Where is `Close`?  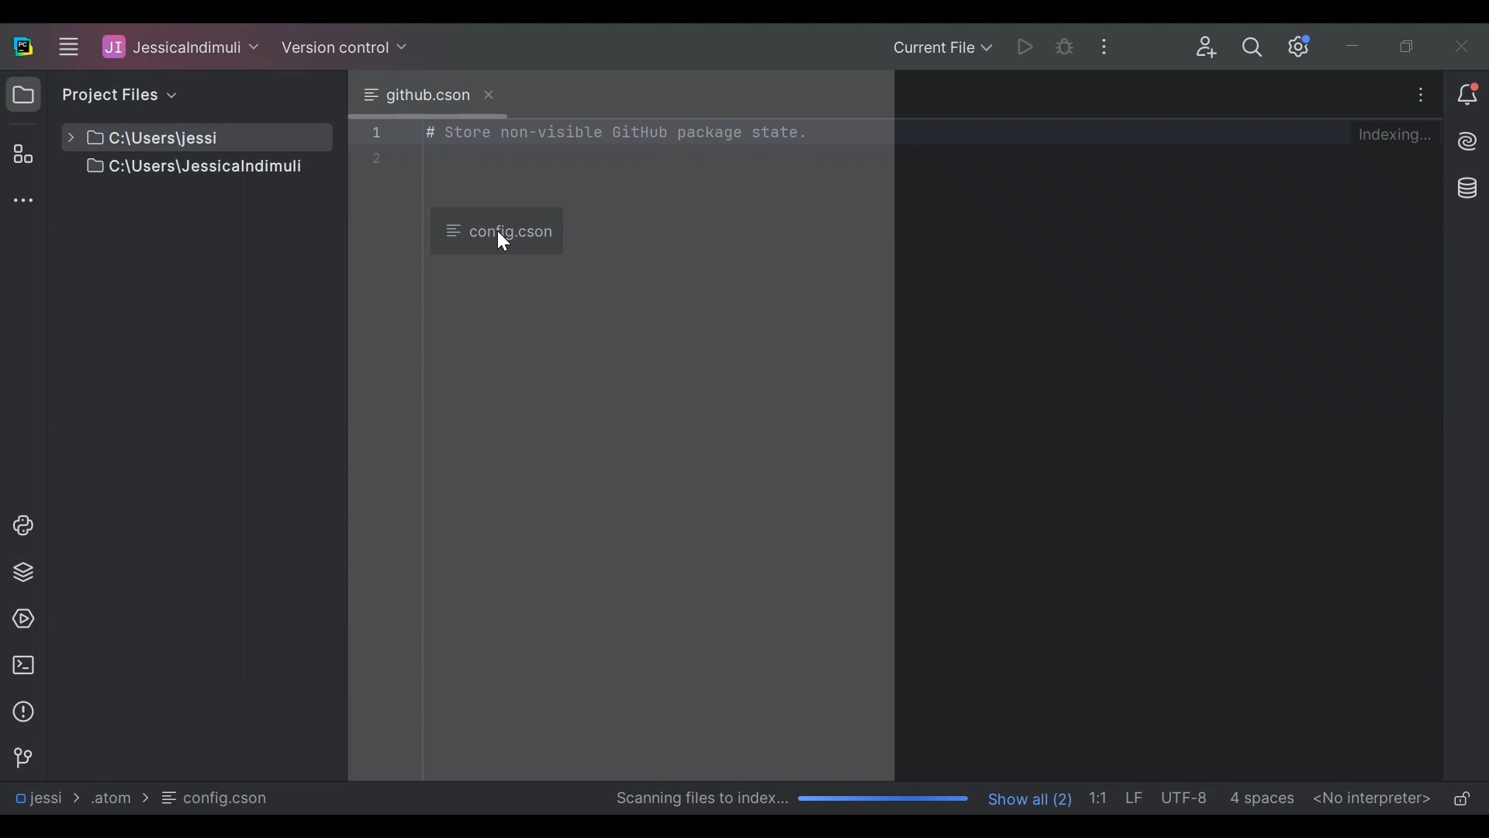 Close is located at coordinates (1464, 46).